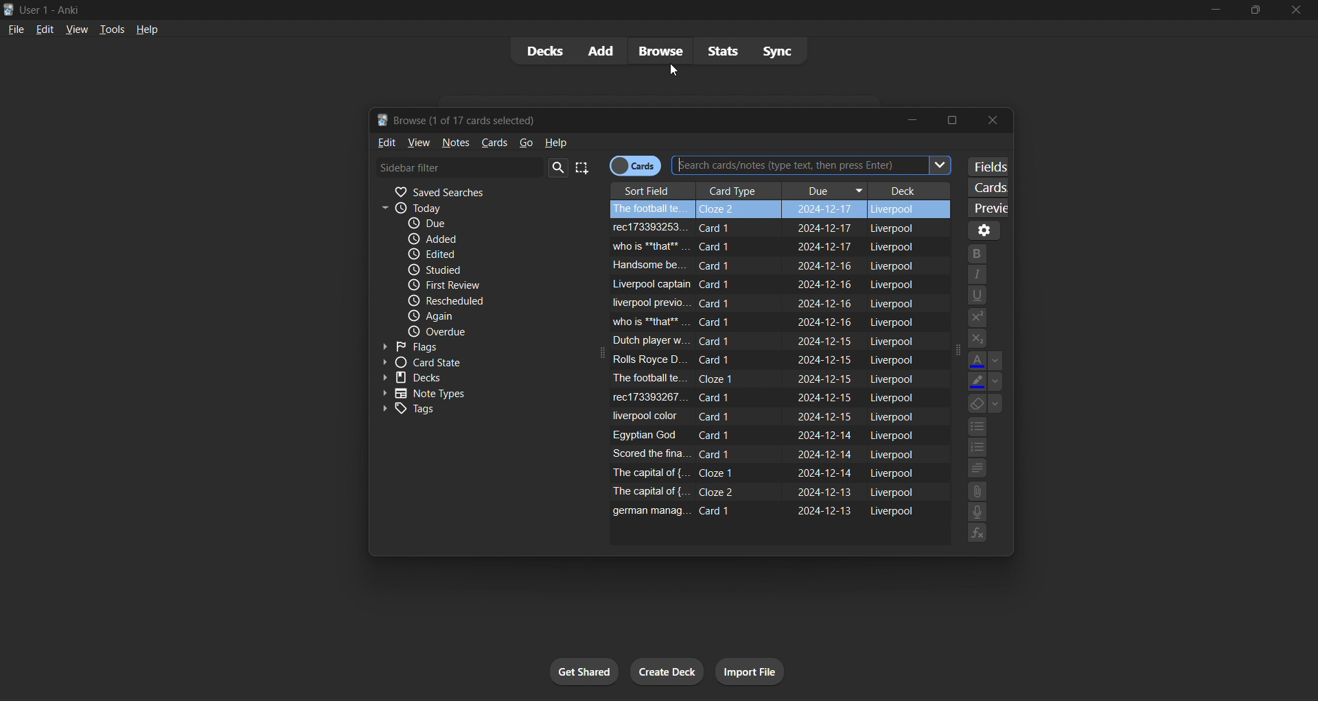 The height and width of the screenshot is (701, 1318). Describe the element at coordinates (993, 119) in the screenshot. I see `close` at that location.